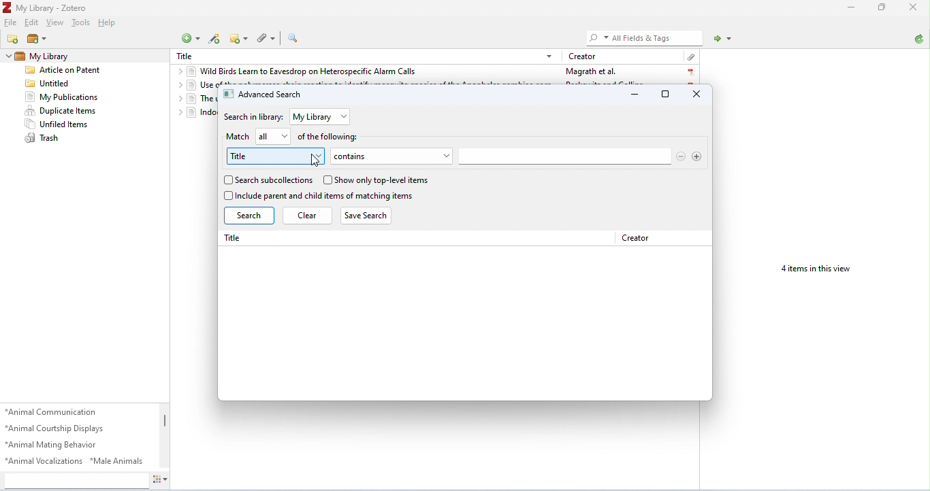 The width and height of the screenshot is (930, 491). What do you see at coordinates (698, 95) in the screenshot?
I see `close` at bounding box center [698, 95].